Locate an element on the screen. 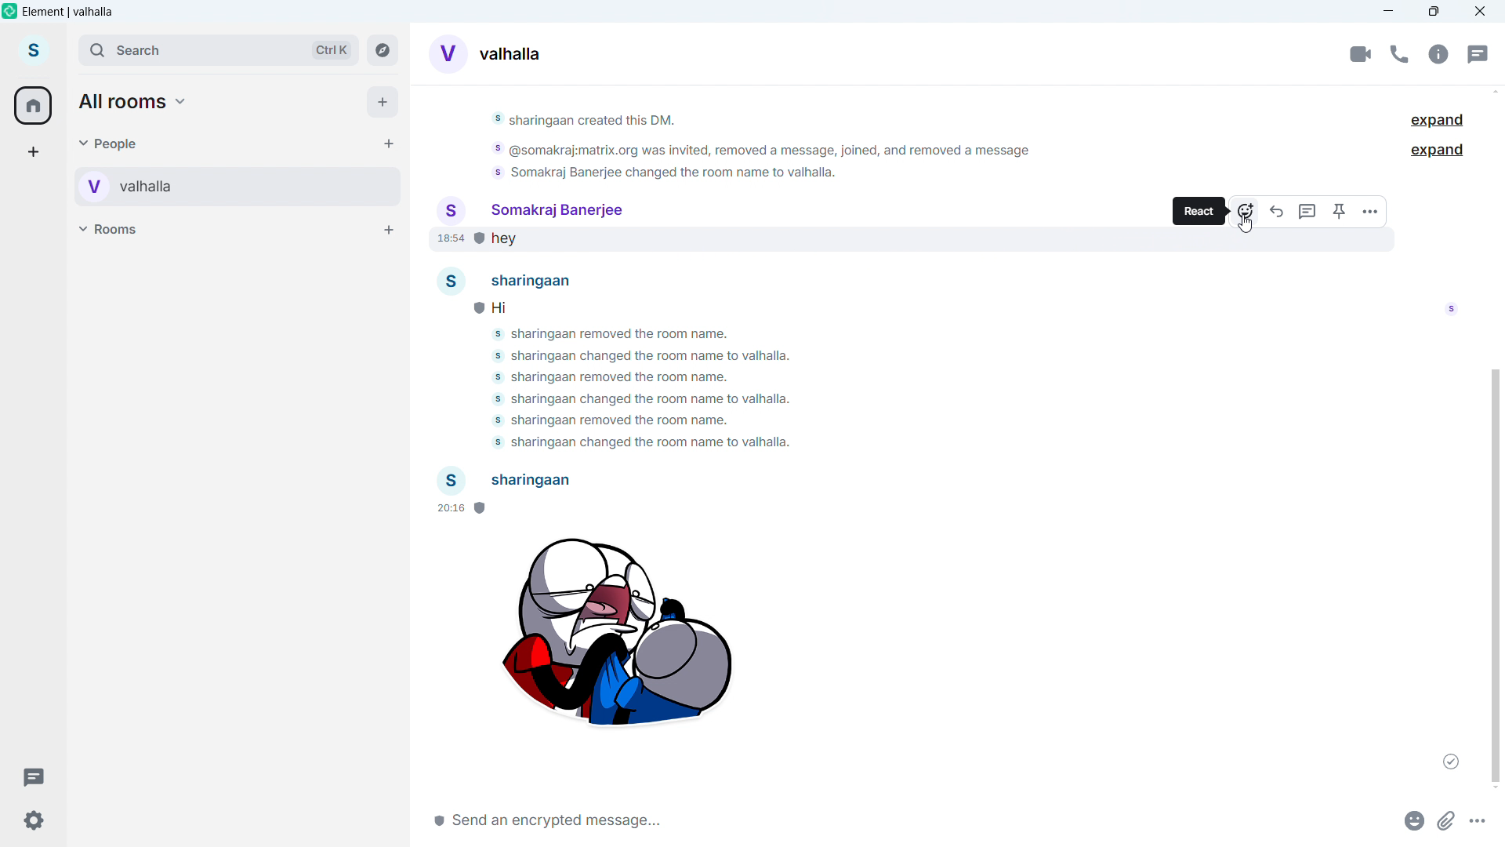 The width and height of the screenshot is (1505, 847). cursor  movement is located at coordinates (1244, 228).